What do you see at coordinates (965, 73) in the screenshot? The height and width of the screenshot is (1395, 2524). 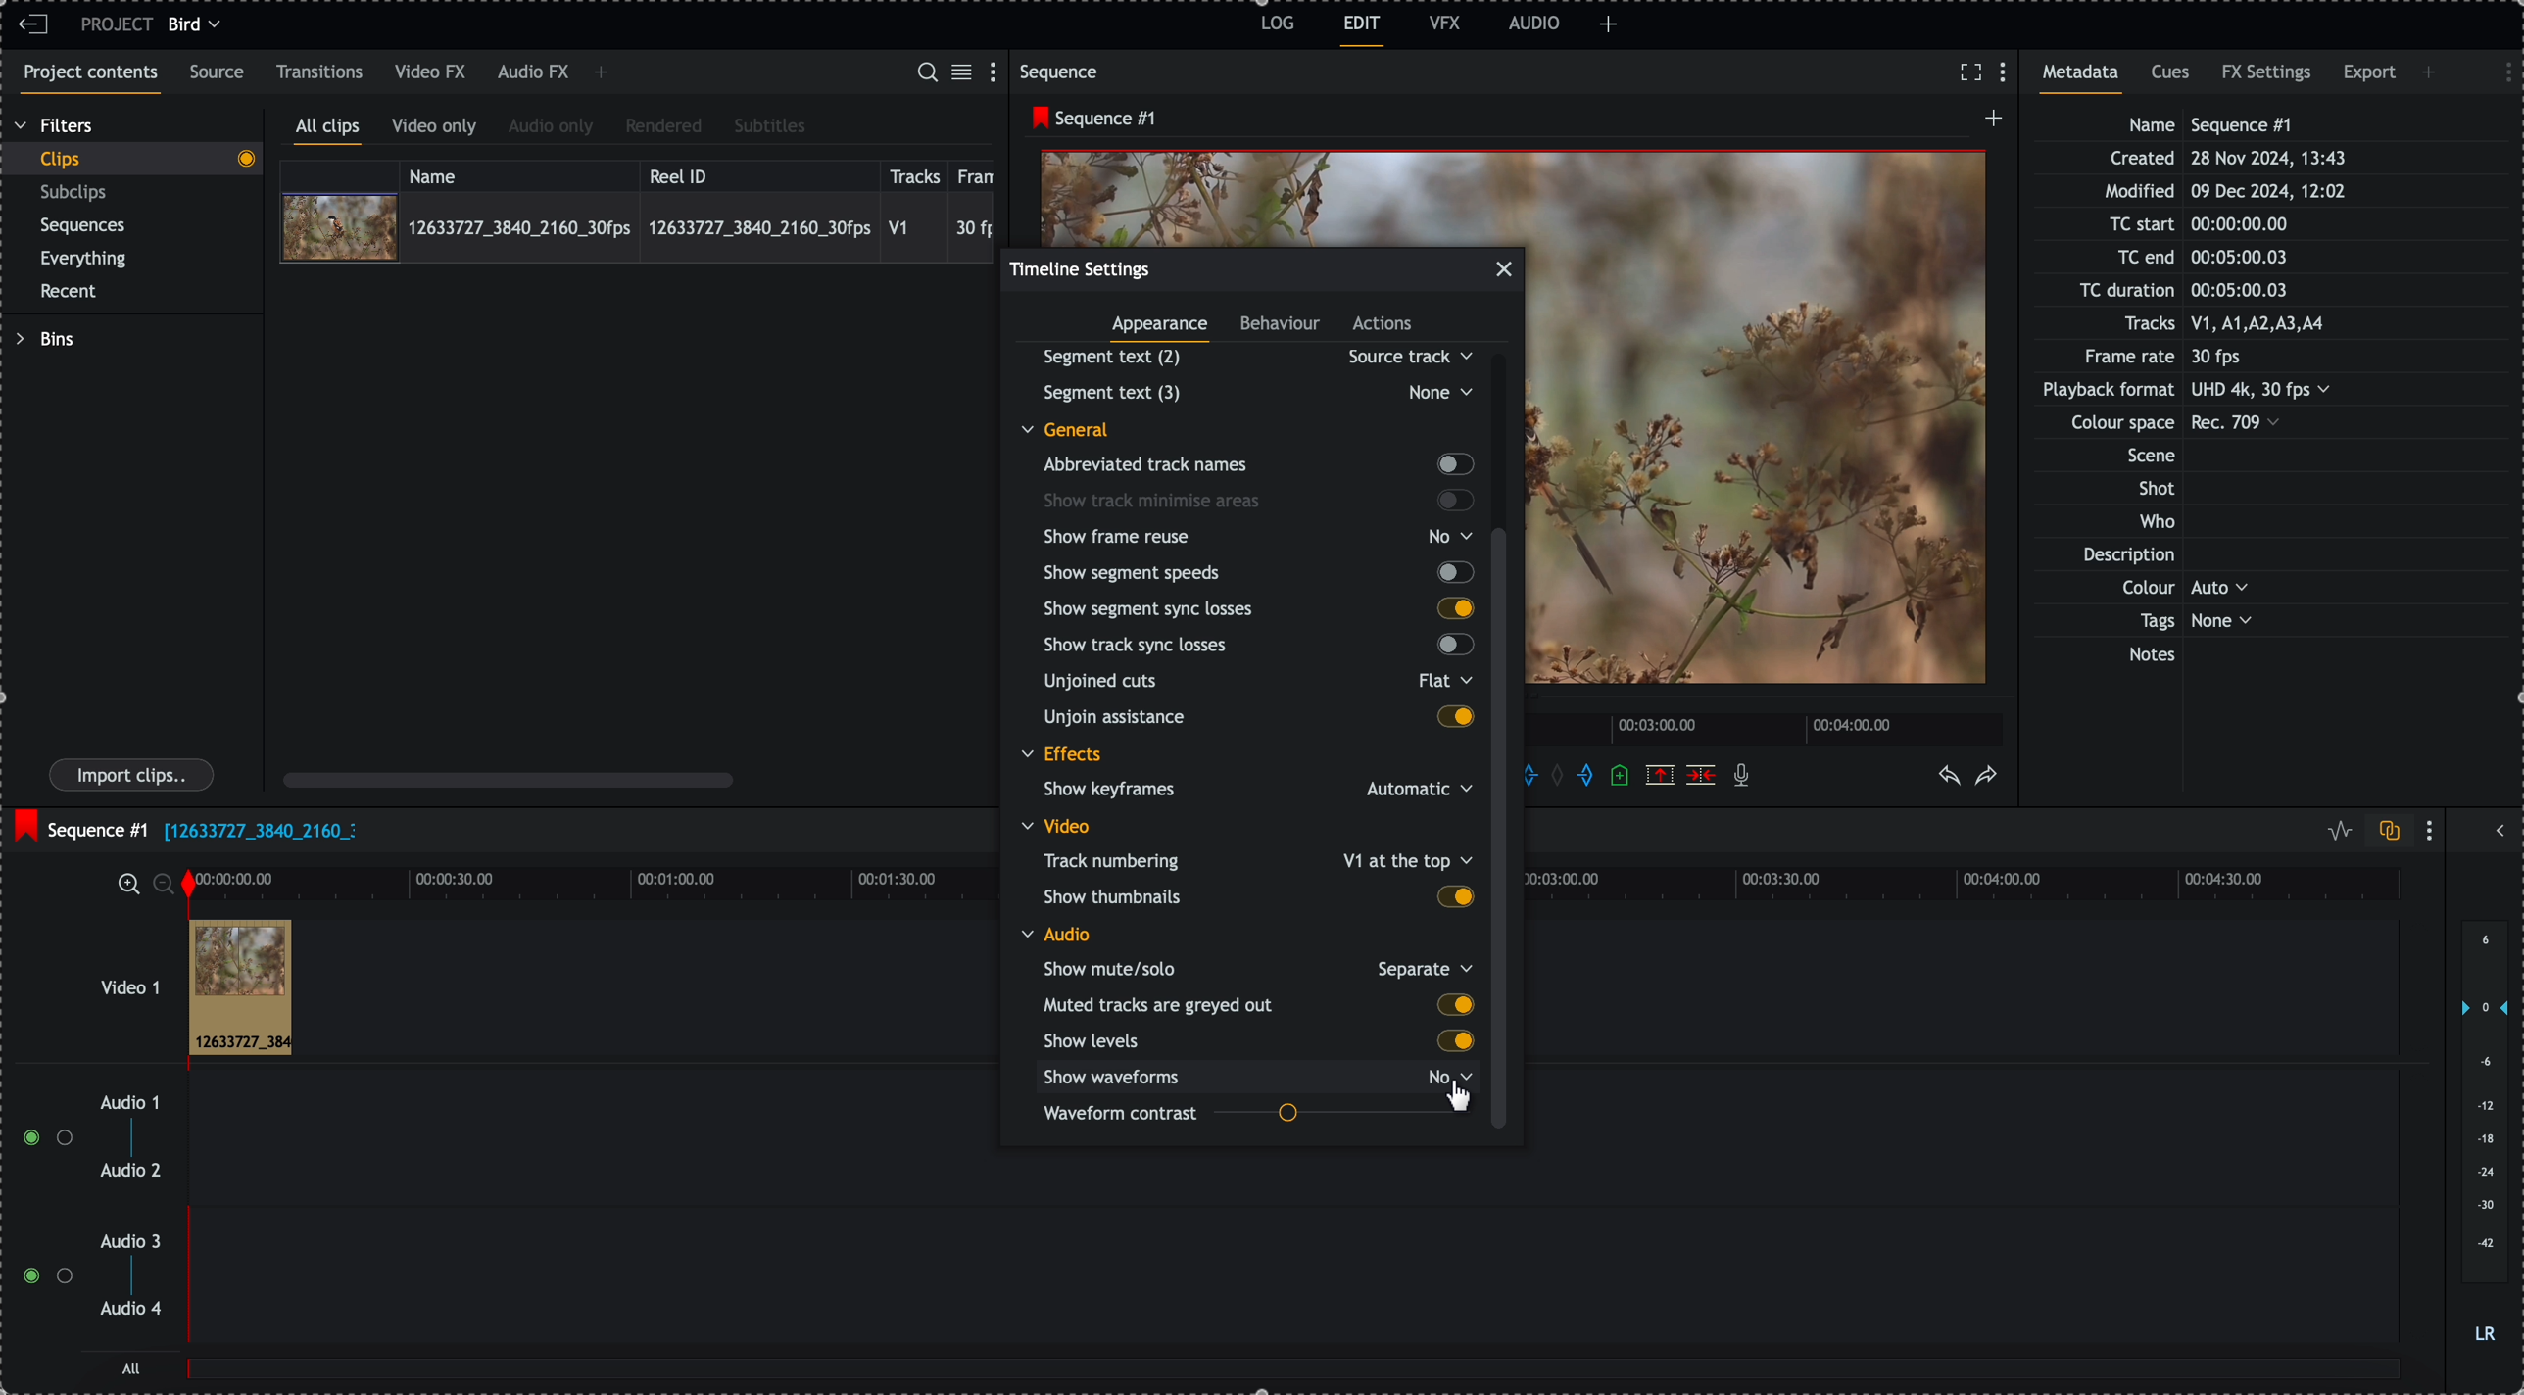 I see `toggle between list and tile view` at bounding box center [965, 73].